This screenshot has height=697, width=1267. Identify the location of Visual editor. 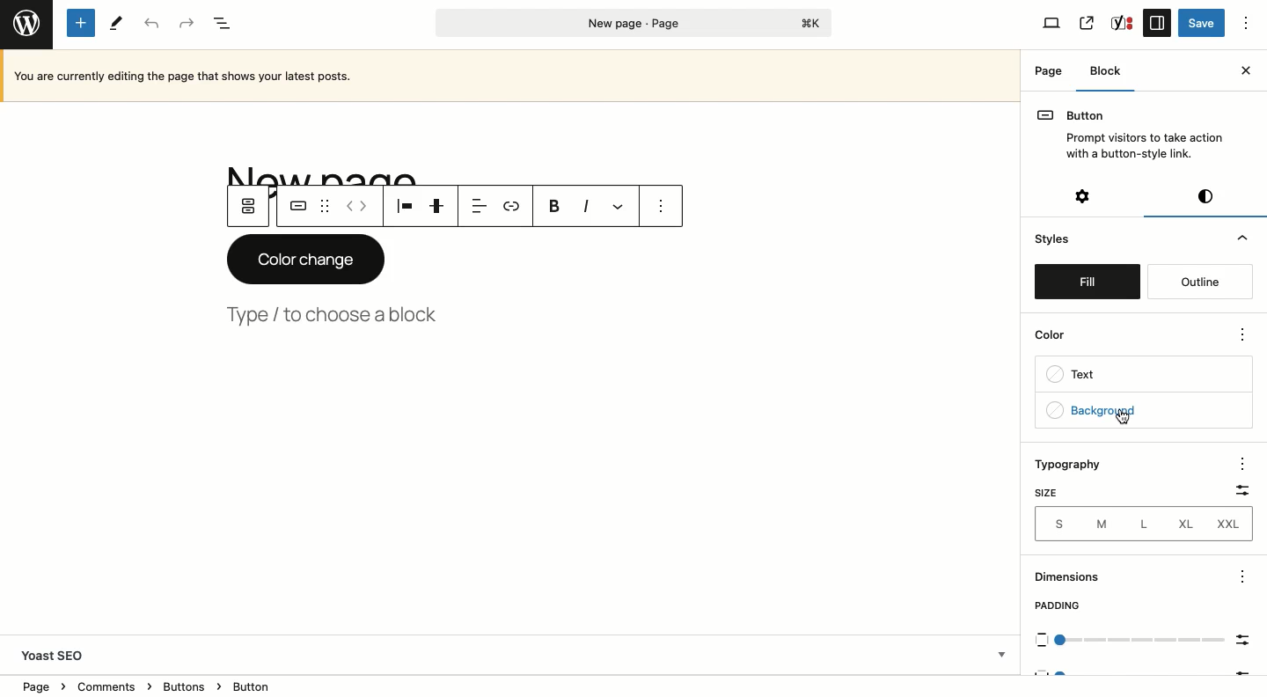
(1209, 194).